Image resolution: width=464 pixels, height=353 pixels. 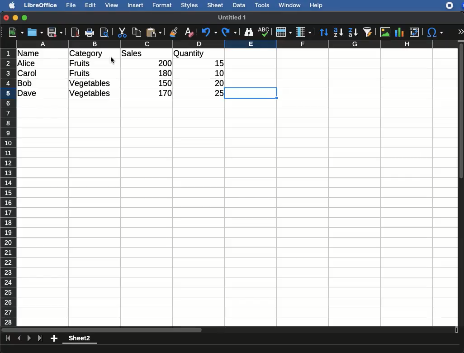 I want to click on sheet, so click(x=216, y=5).